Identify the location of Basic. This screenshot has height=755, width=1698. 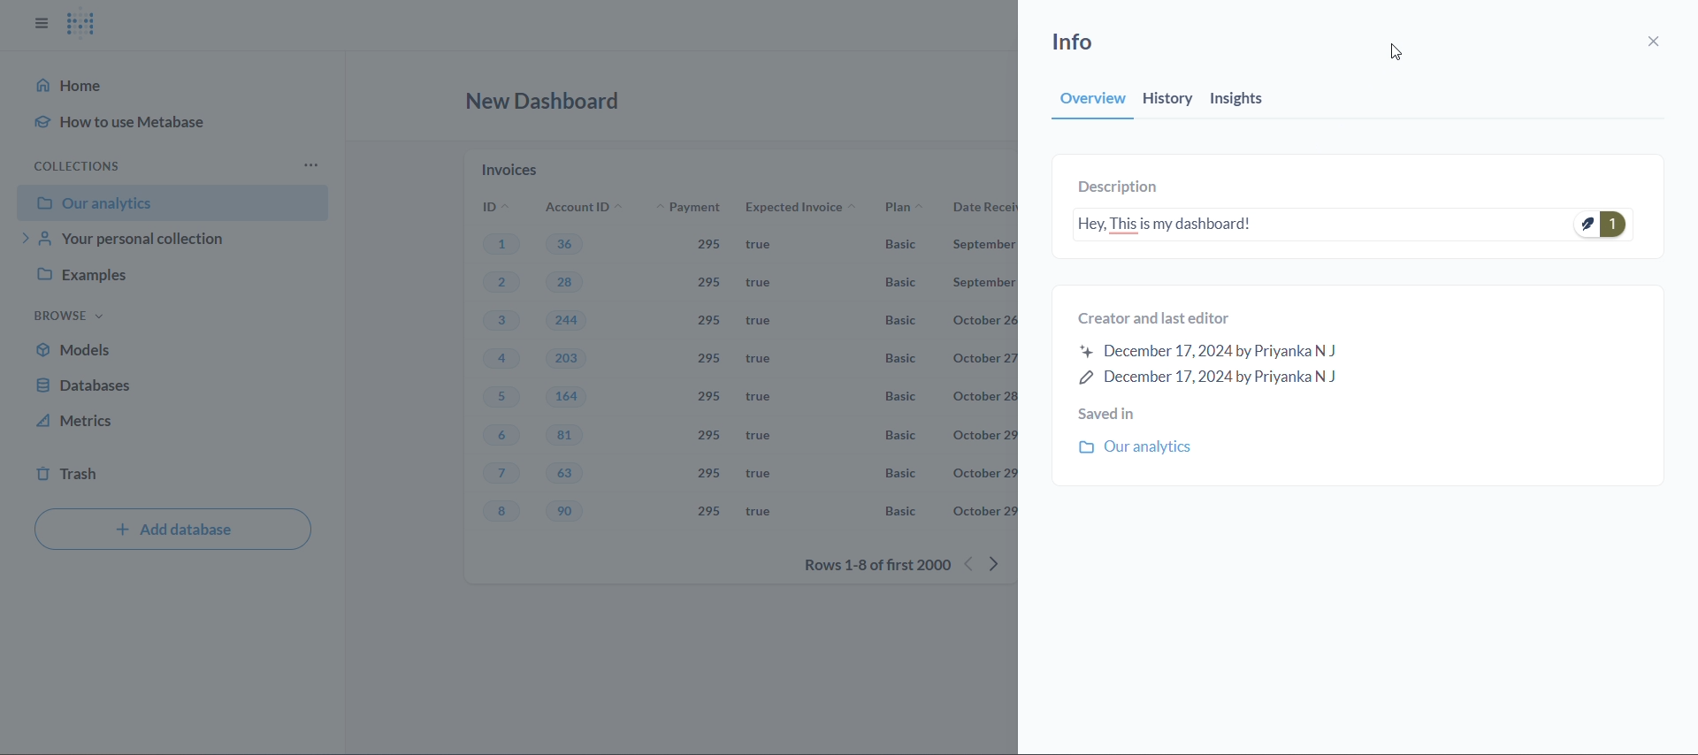
(906, 396).